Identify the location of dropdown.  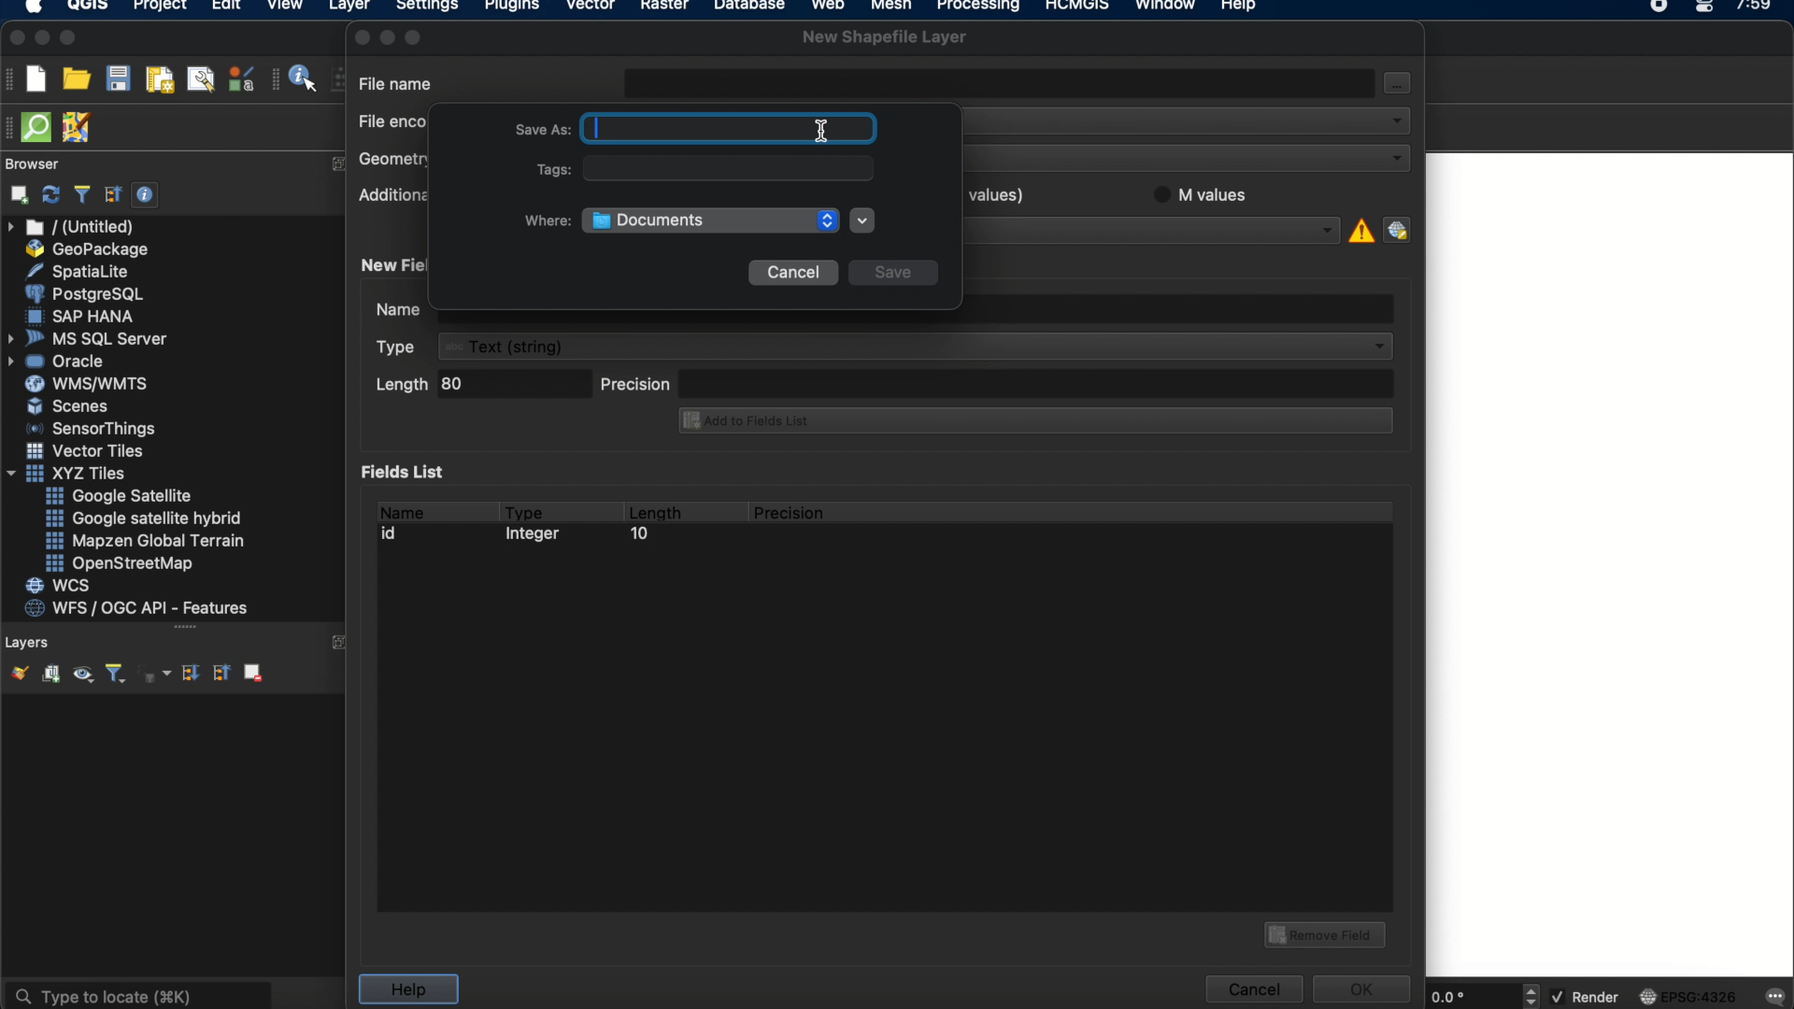
(1327, 230).